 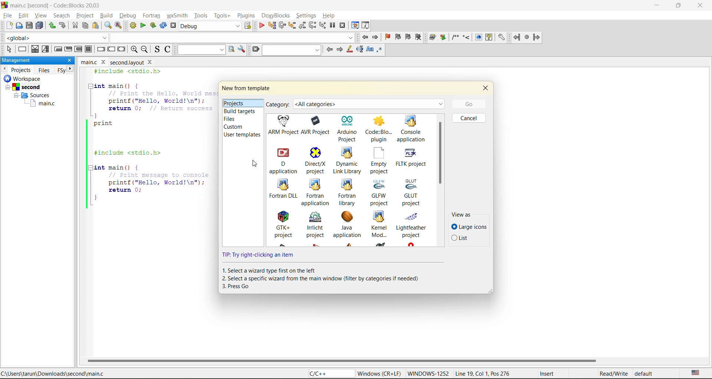 What do you see at coordinates (291, 50) in the screenshot?
I see `search` at bounding box center [291, 50].